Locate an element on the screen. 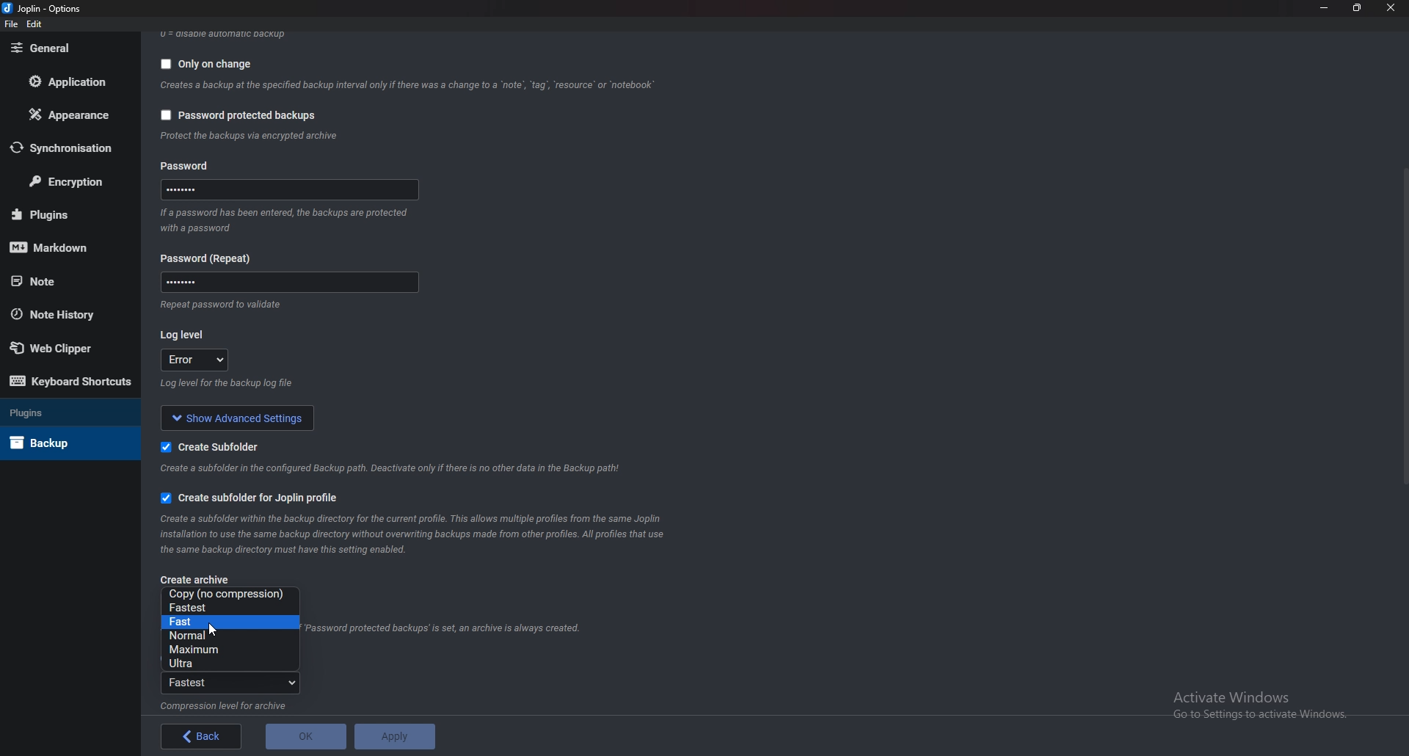 The image size is (1409, 756). close is located at coordinates (1393, 7).